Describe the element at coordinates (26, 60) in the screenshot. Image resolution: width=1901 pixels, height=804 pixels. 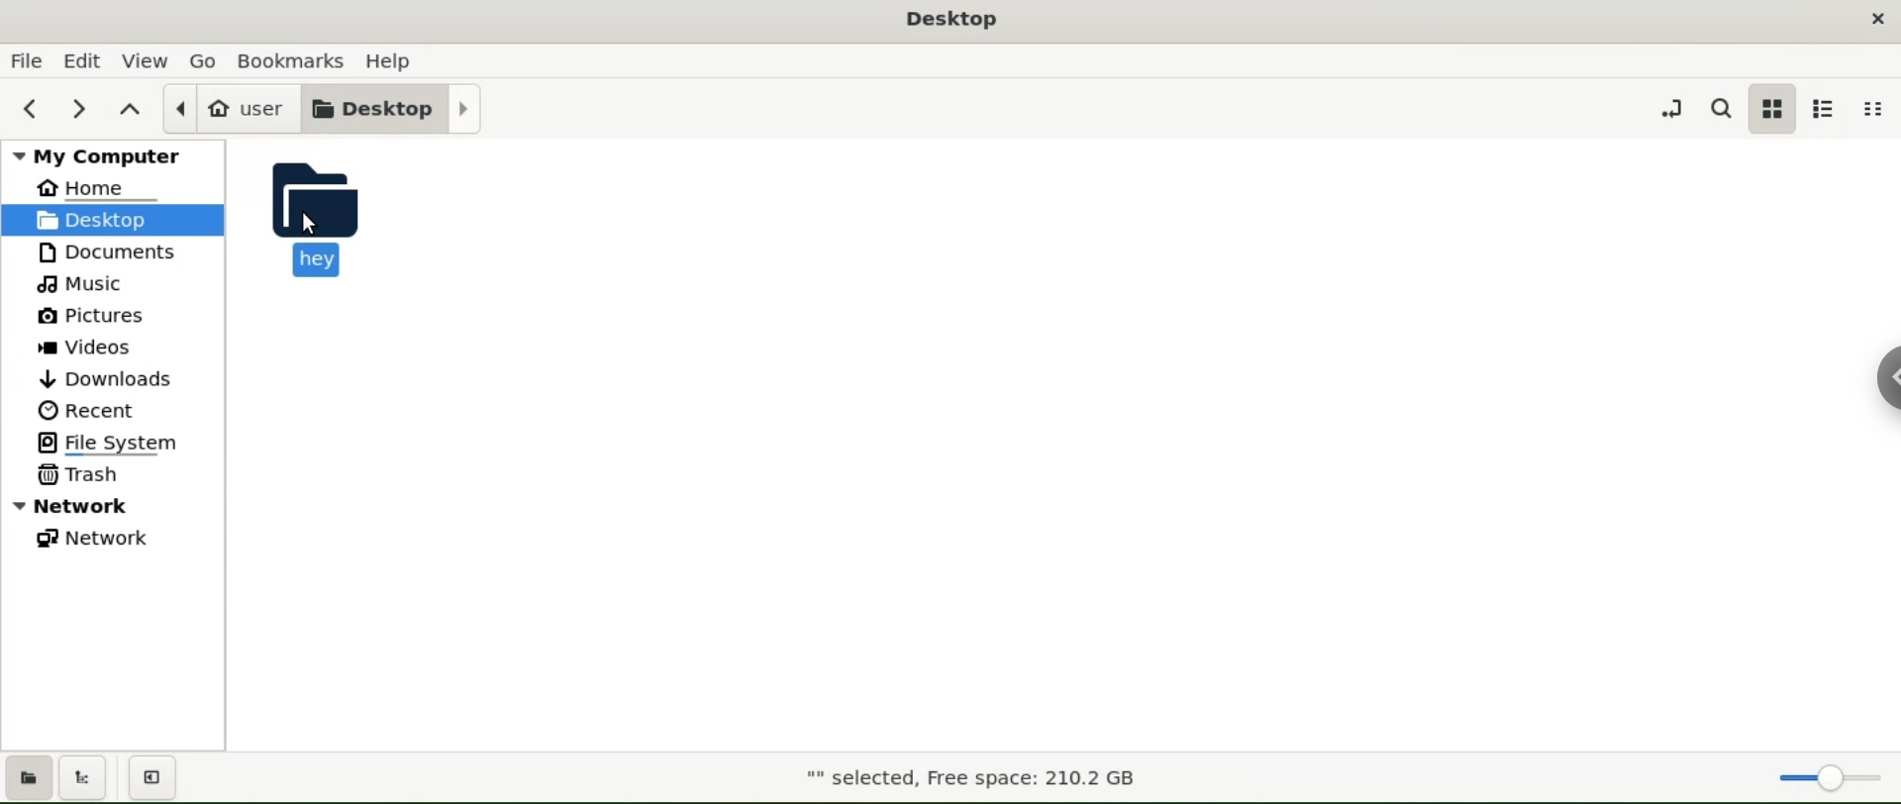
I see `file` at that location.